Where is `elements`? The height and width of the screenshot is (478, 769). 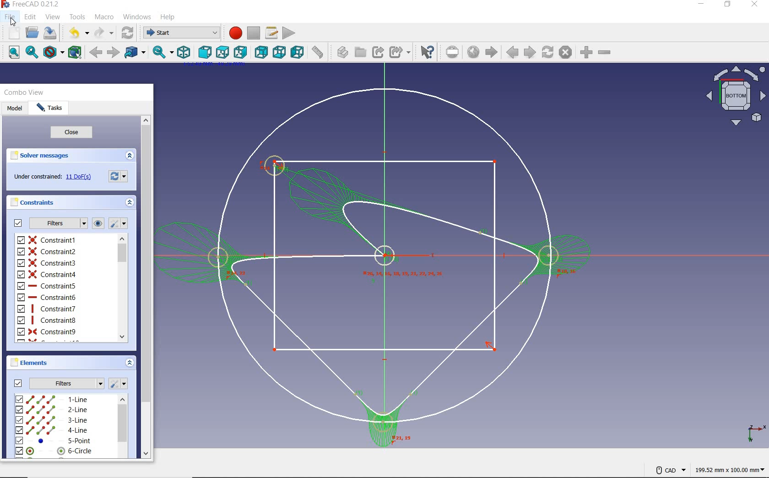 elements is located at coordinates (42, 363).